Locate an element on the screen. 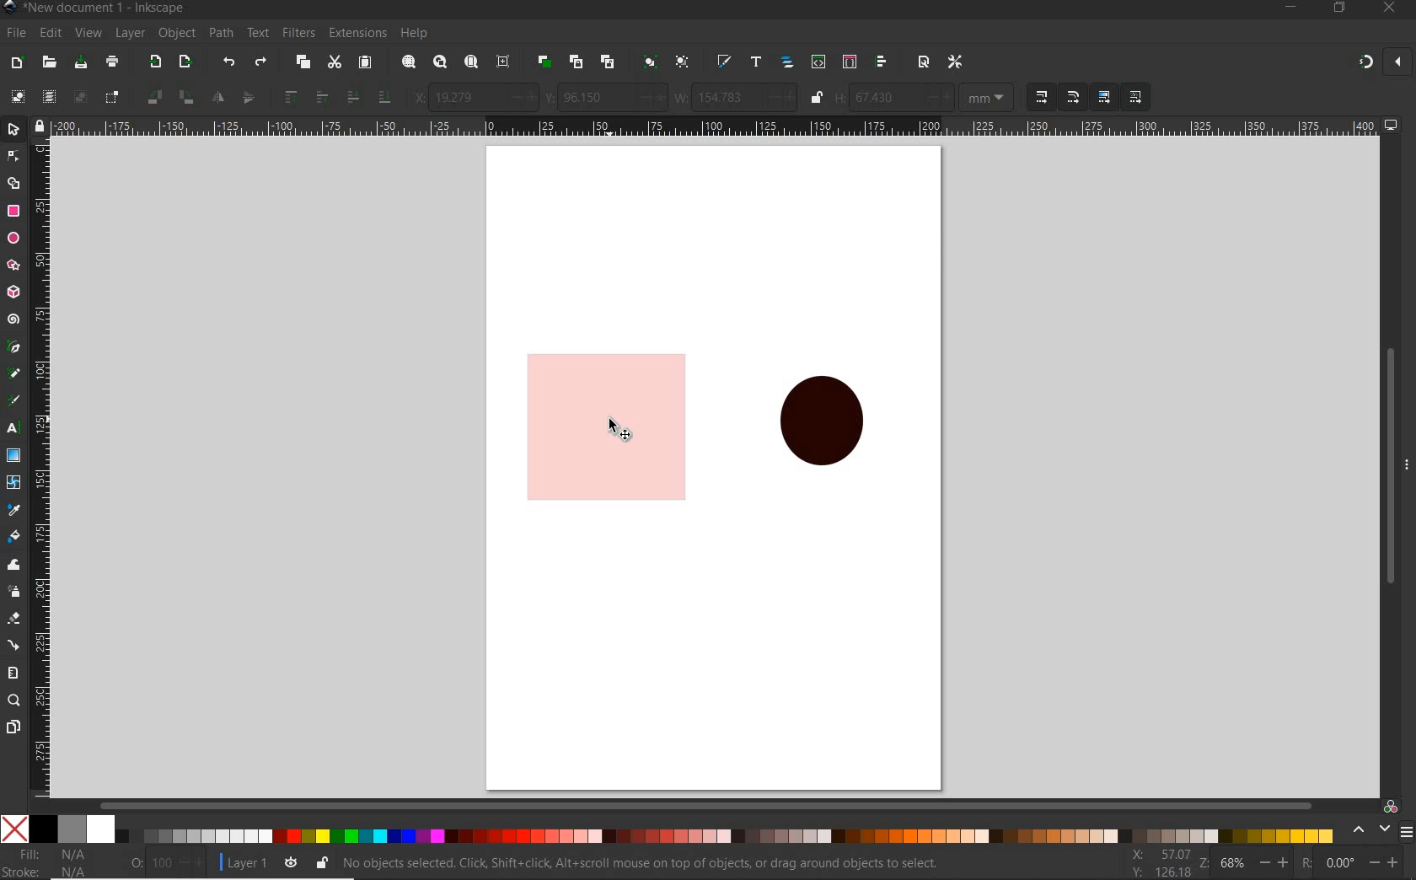 The image size is (1416, 880). when scaling rectangles is located at coordinates (1073, 98).